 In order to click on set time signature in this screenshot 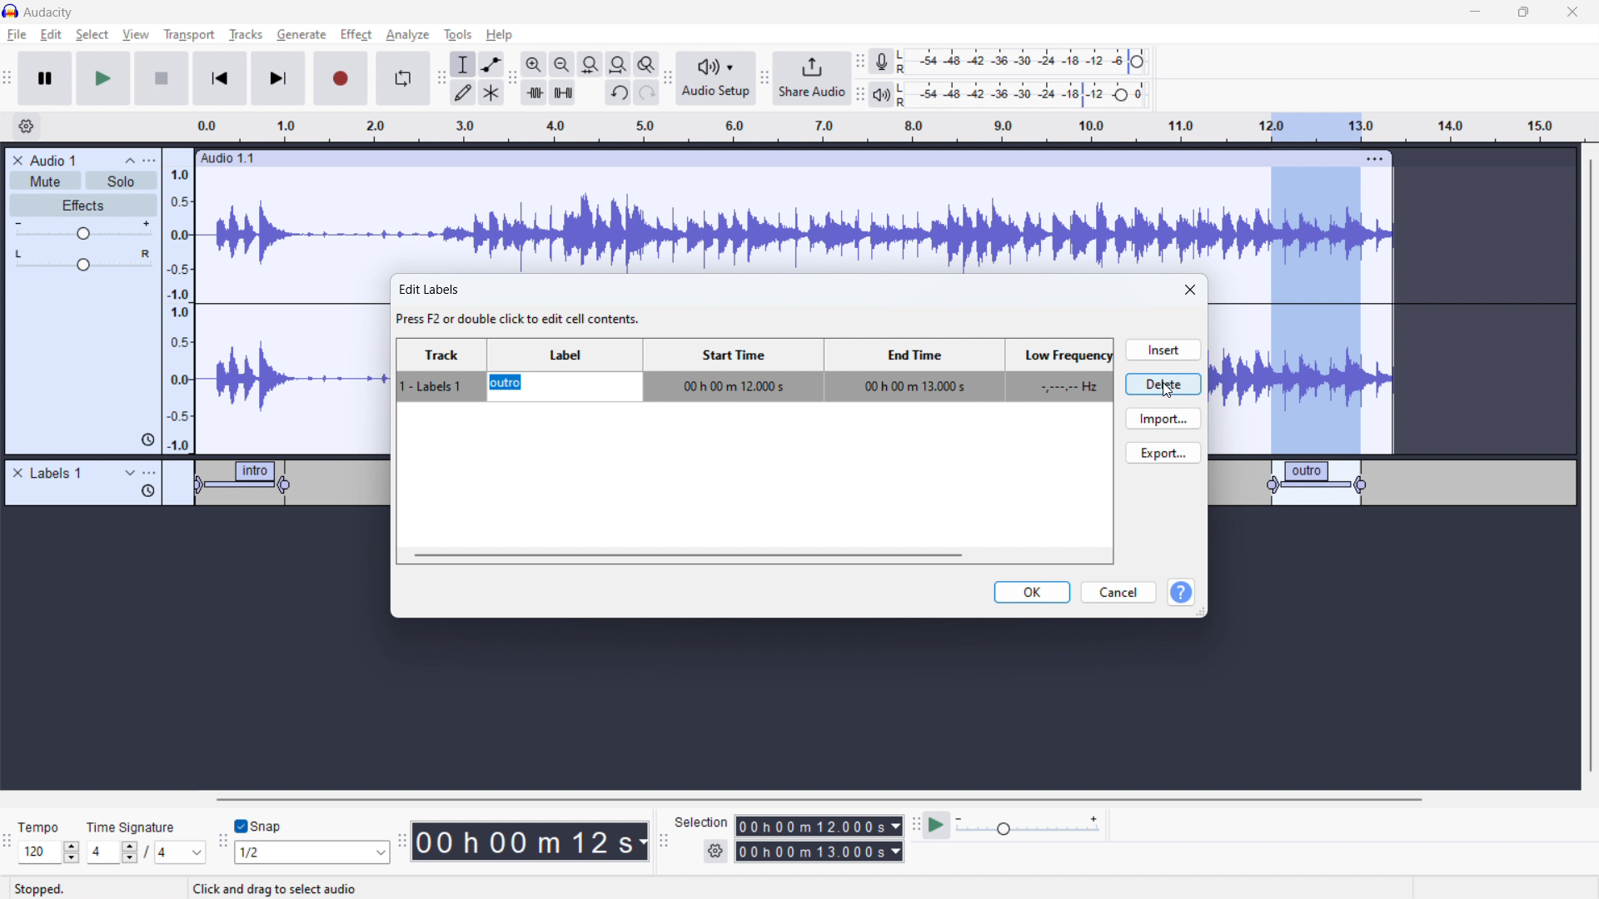, I will do `click(147, 852)`.